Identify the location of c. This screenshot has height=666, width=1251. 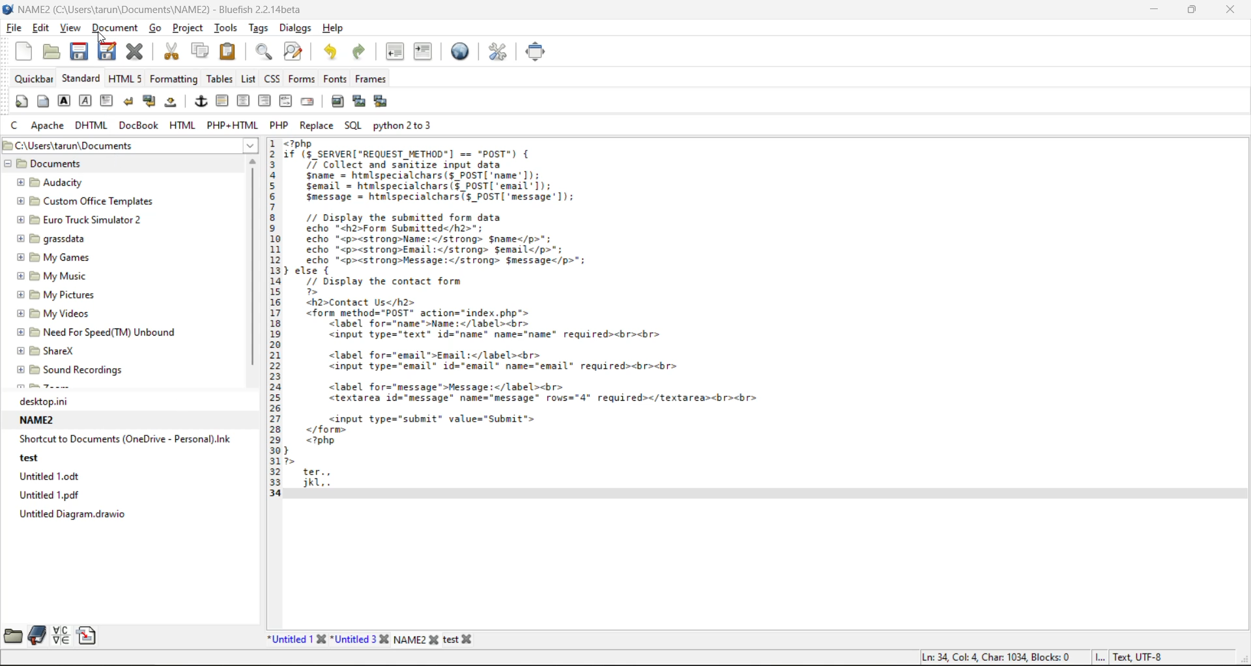
(16, 124).